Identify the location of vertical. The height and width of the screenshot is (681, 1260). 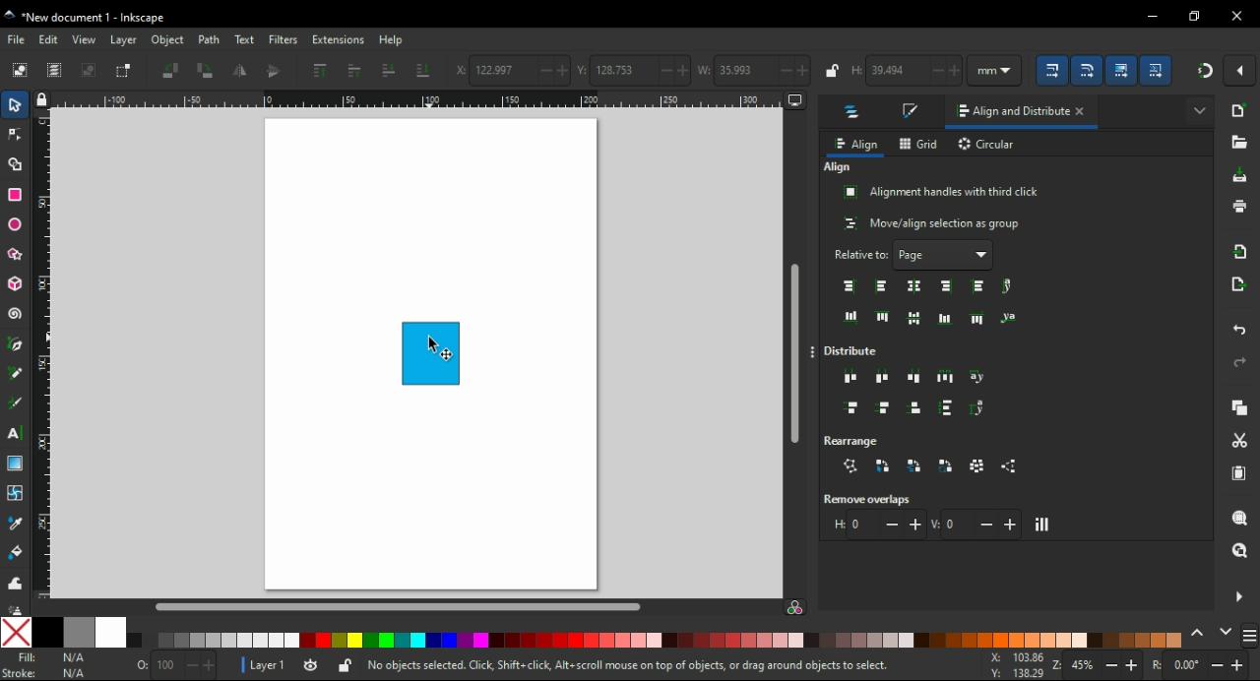
(976, 524).